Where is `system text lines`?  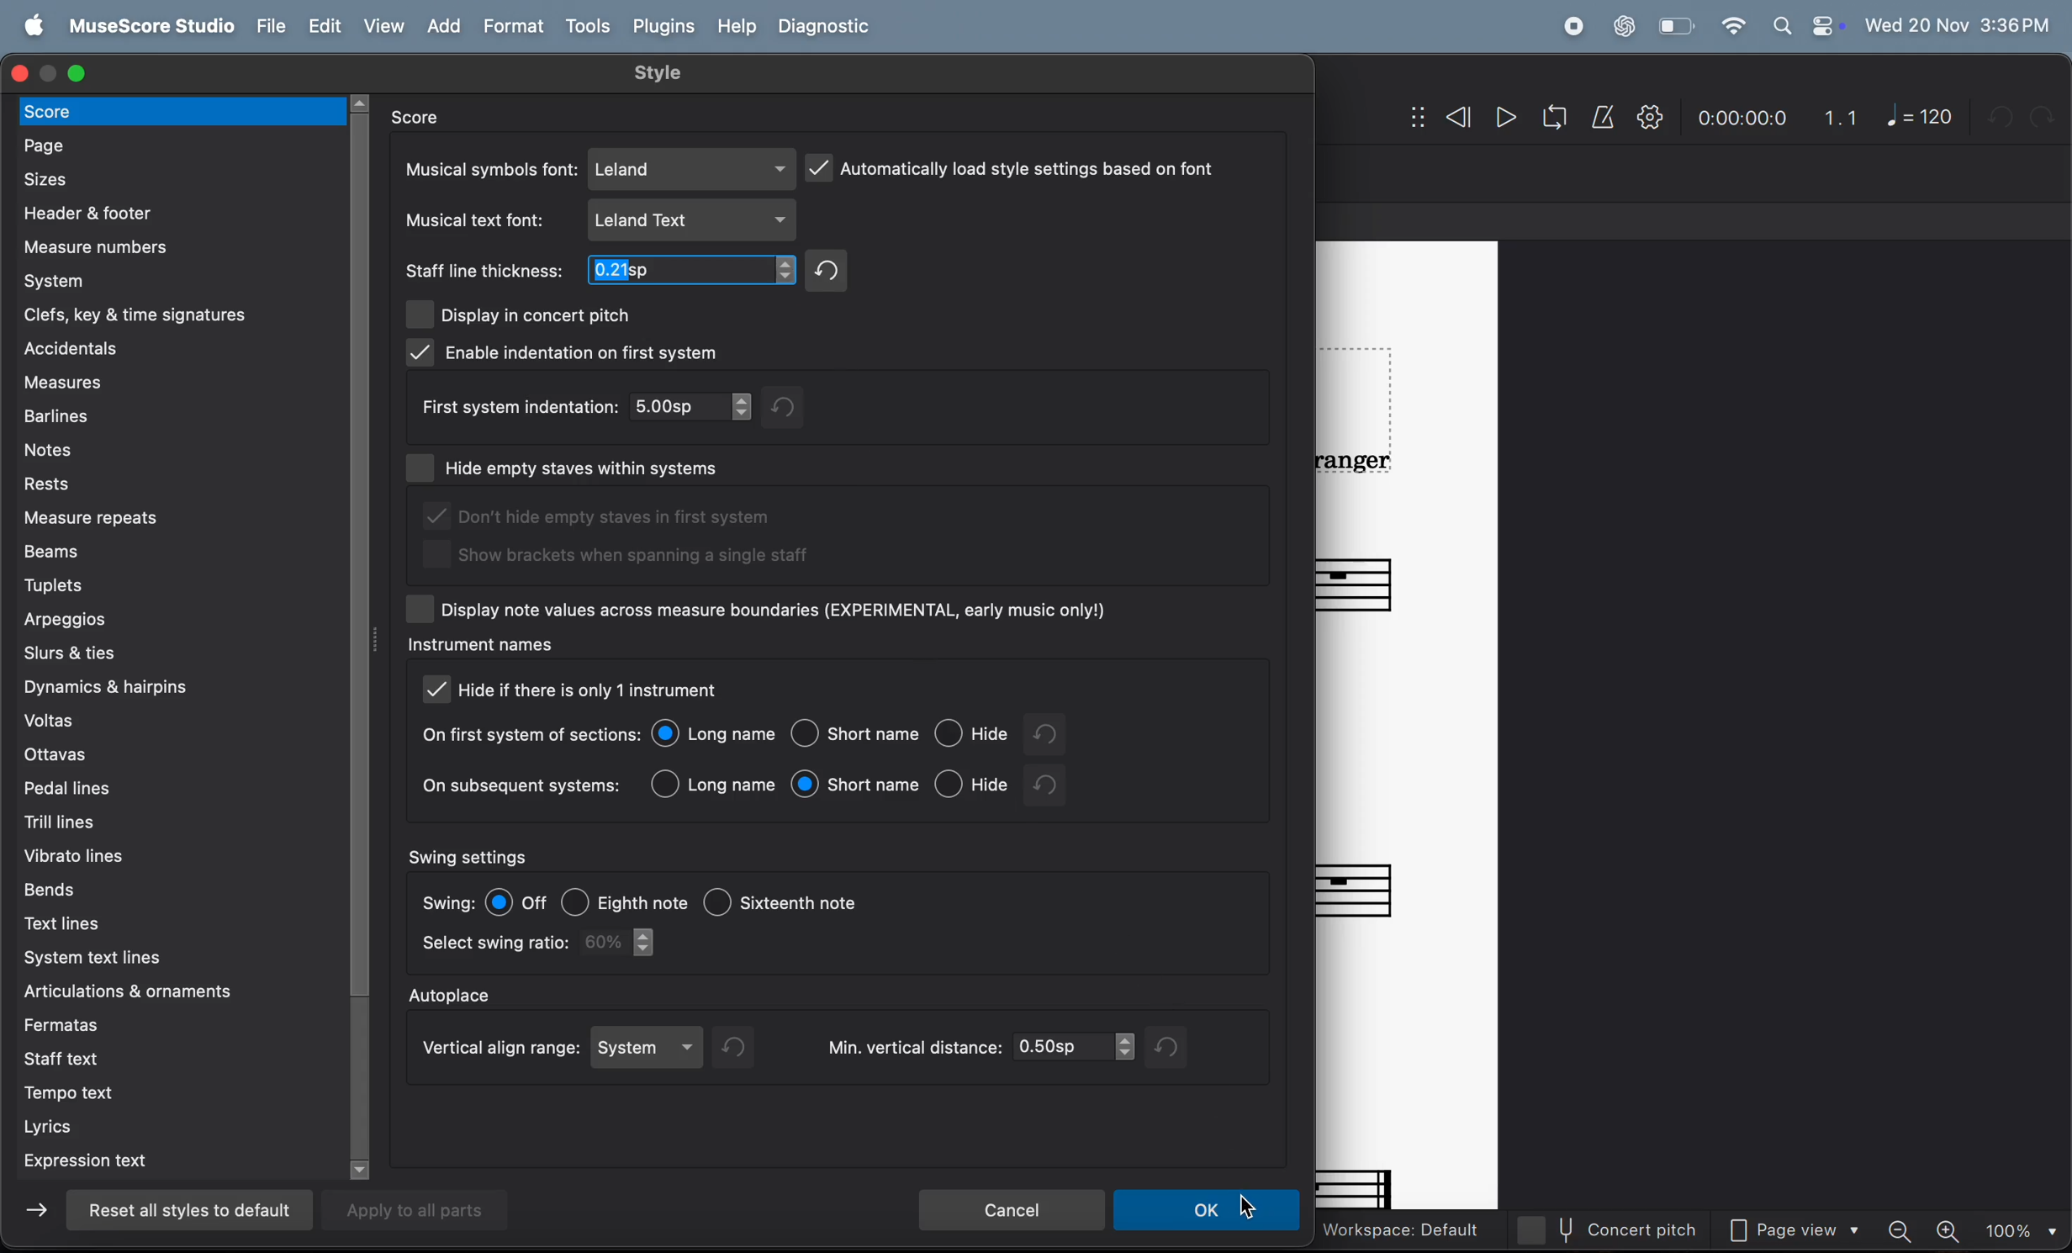 system text lines is located at coordinates (166, 960).